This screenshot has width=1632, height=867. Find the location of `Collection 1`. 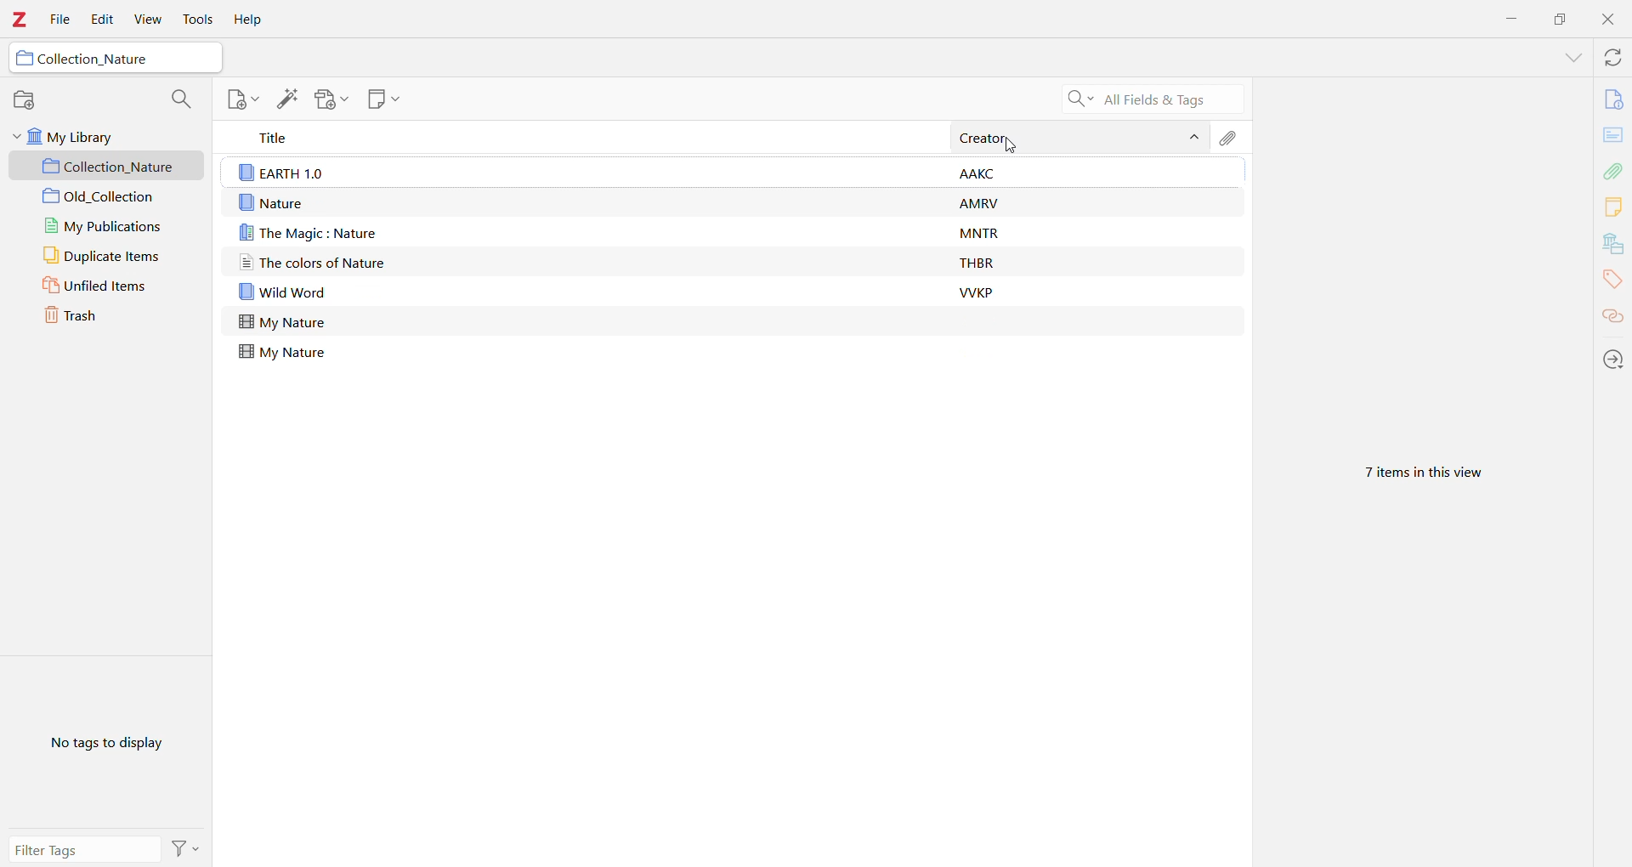

Collection 1 is located at coordinates (111, 166).